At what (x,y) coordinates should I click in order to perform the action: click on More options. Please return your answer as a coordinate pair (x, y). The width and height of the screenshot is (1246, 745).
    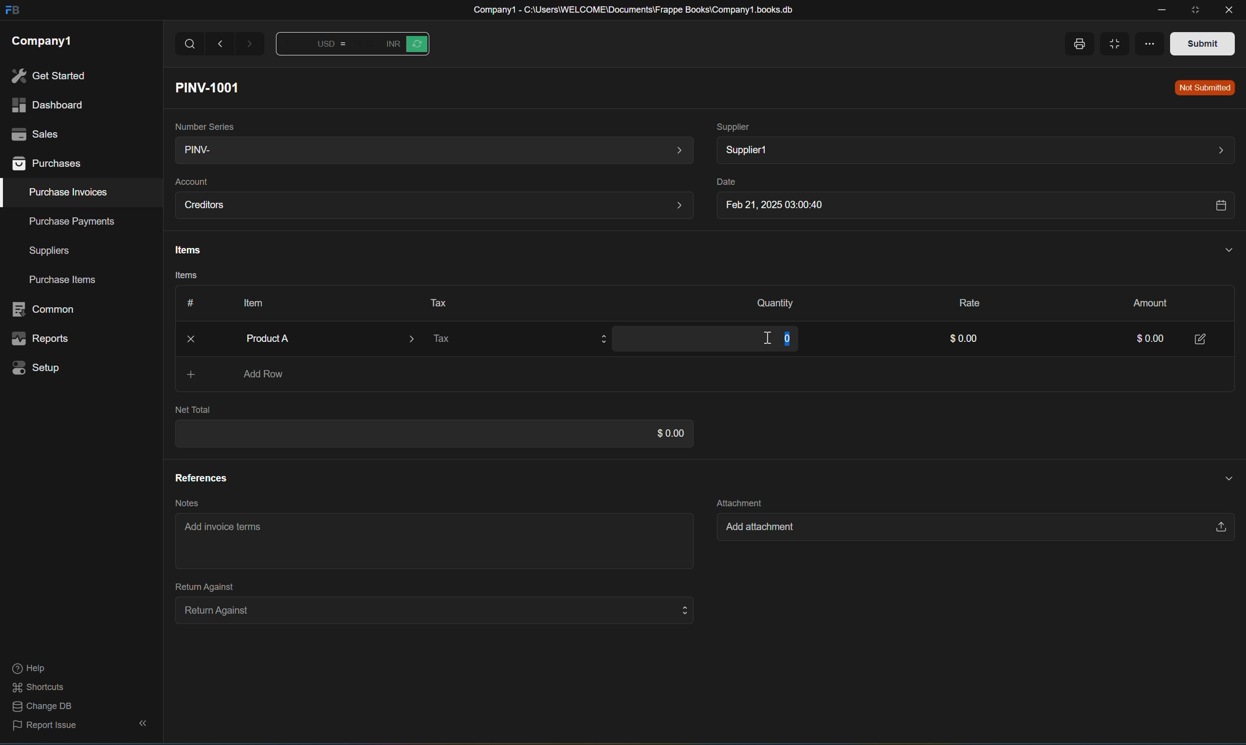
    Looking at the image, I should click on (1149, 44).